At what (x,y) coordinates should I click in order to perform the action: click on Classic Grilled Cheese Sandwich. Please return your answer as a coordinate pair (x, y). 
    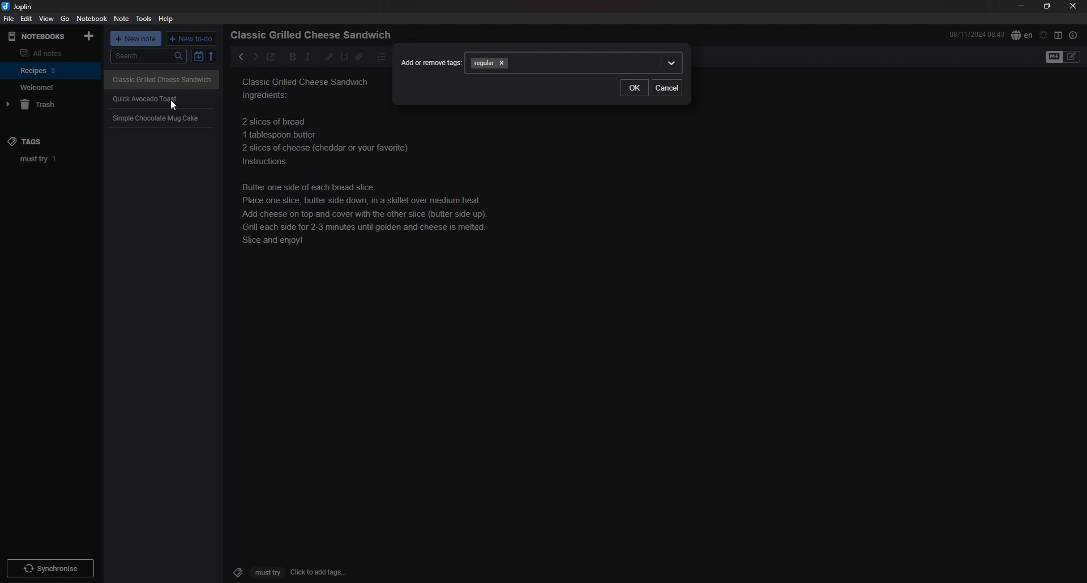
    Looking at the image, I should click on (162, 79).